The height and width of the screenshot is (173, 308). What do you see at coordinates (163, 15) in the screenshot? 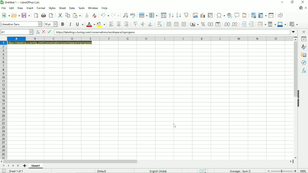
I see `Sort` at bounding box center [163, 15].